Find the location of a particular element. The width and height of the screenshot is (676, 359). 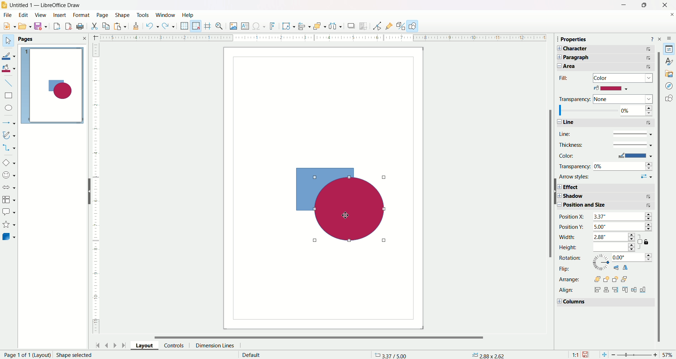

pages is located at coordinates (52, 39).